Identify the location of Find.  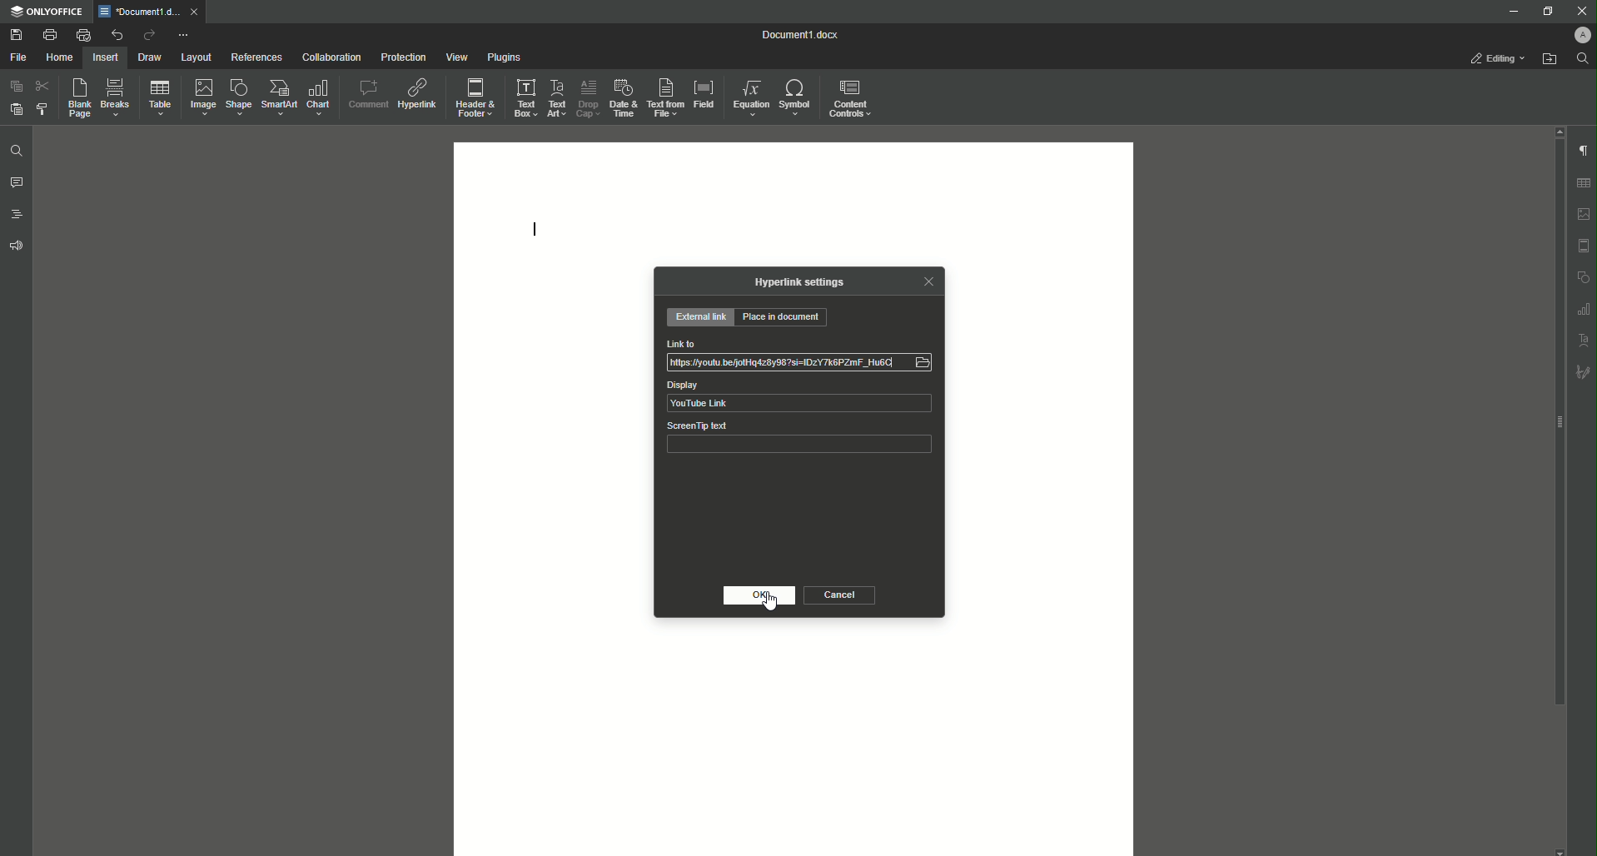
(17, 151).